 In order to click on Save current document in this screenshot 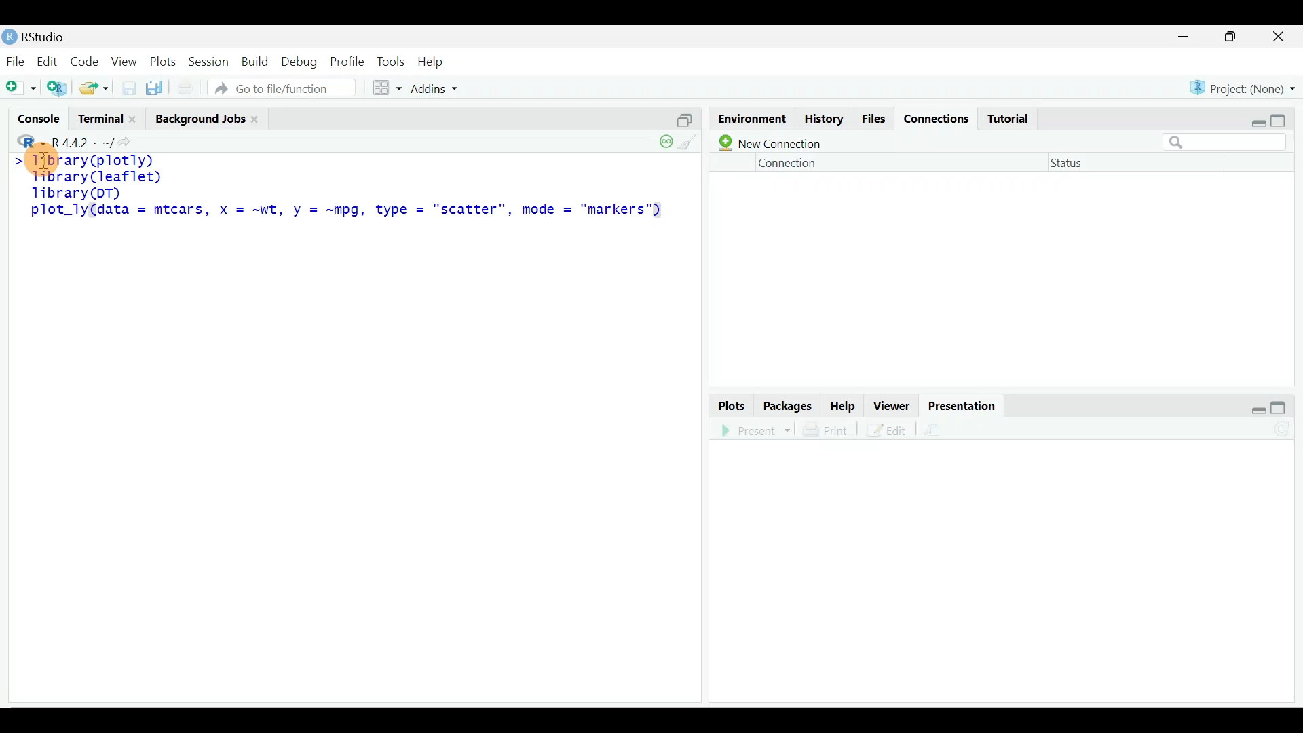, I will do `click(131, 88)`.